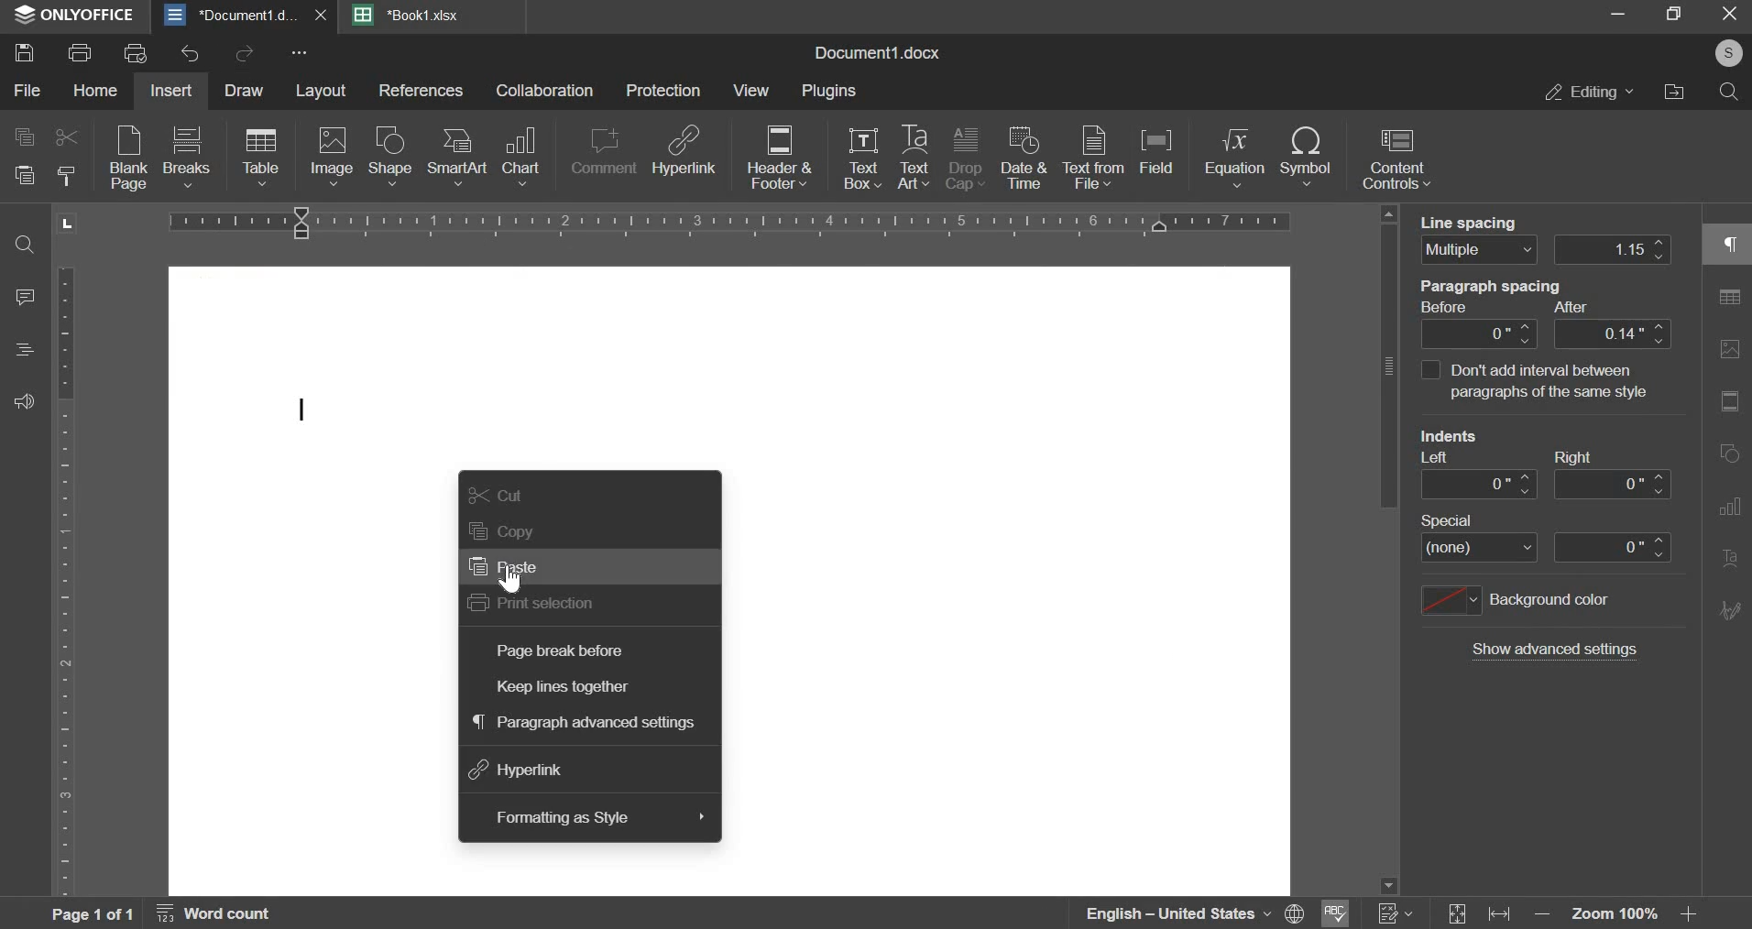  What do you see at coordinates (309, 410) in the screenshot?
I see `text icon` at bounding box center [309, 410].